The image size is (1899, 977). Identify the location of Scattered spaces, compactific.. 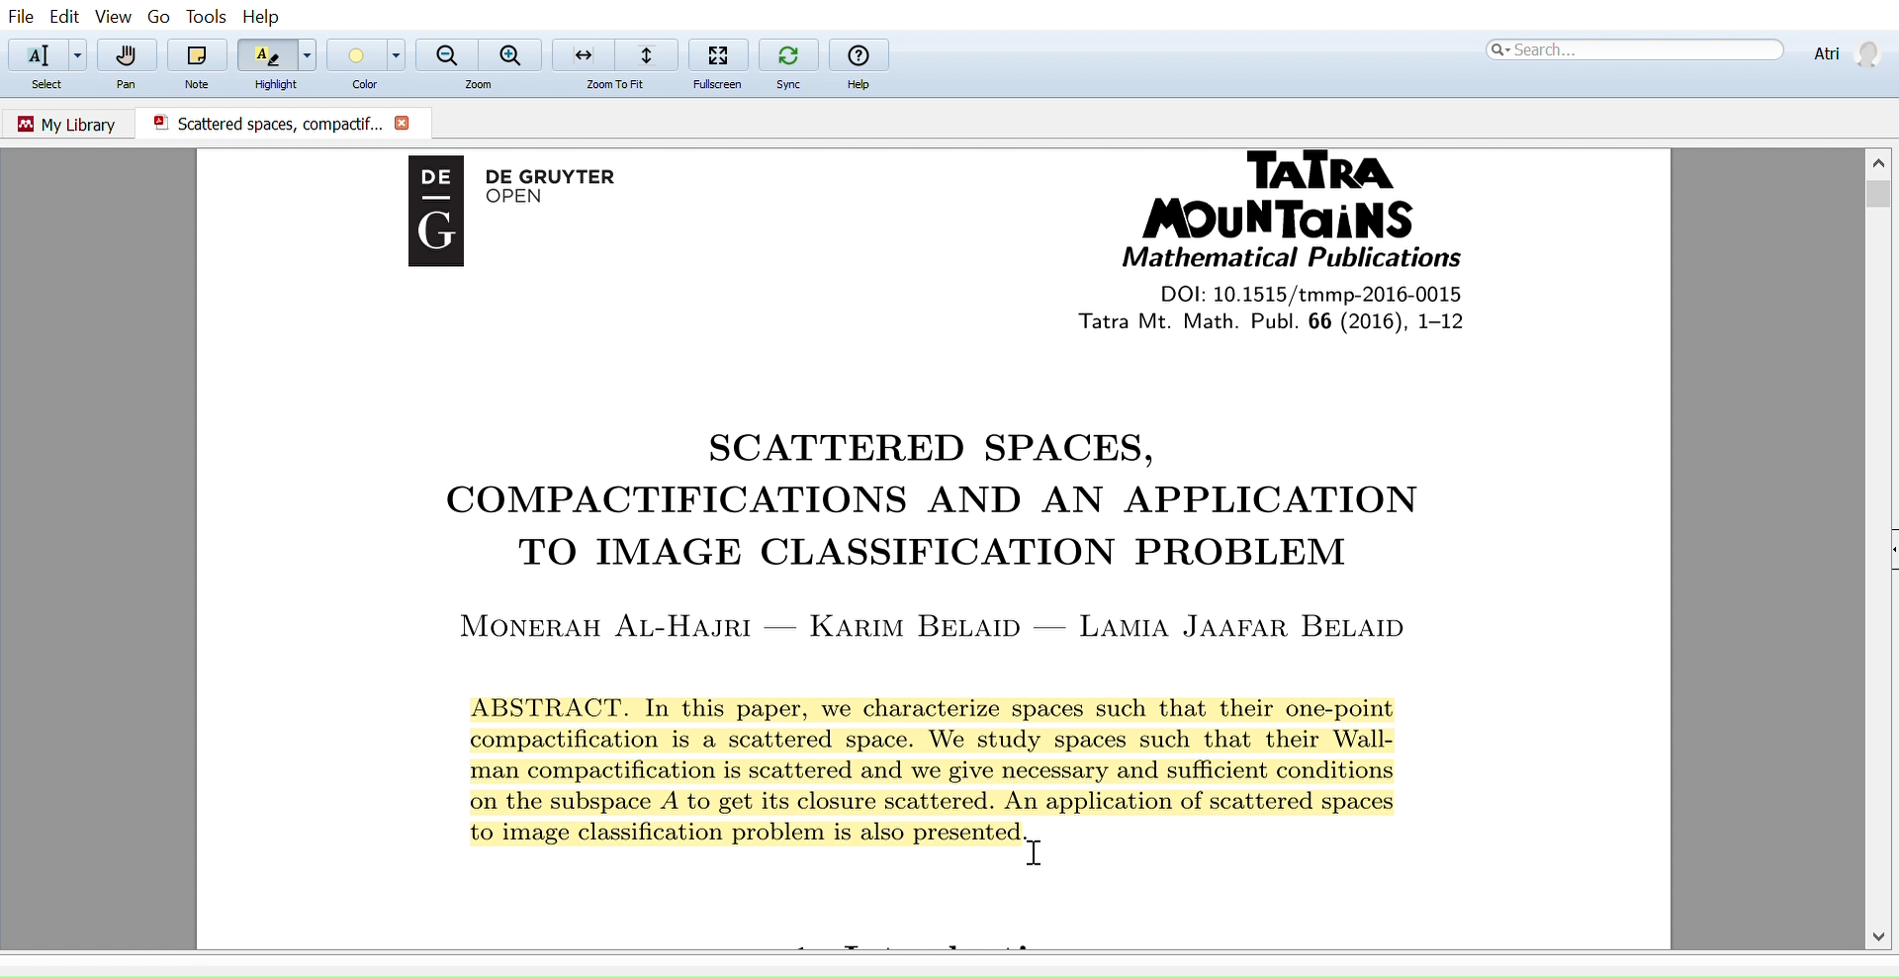
(259, 123).